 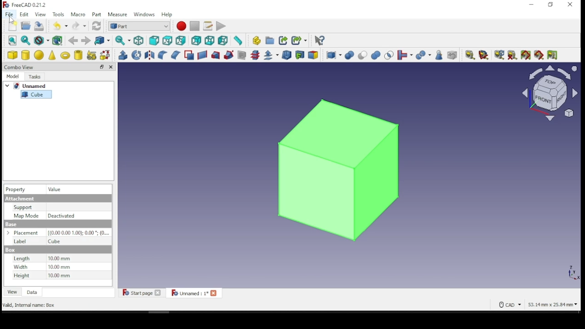 What do you see at coordinates (13, 55) in the screenshot?
I see `cube` at bounding box center [13, 55].